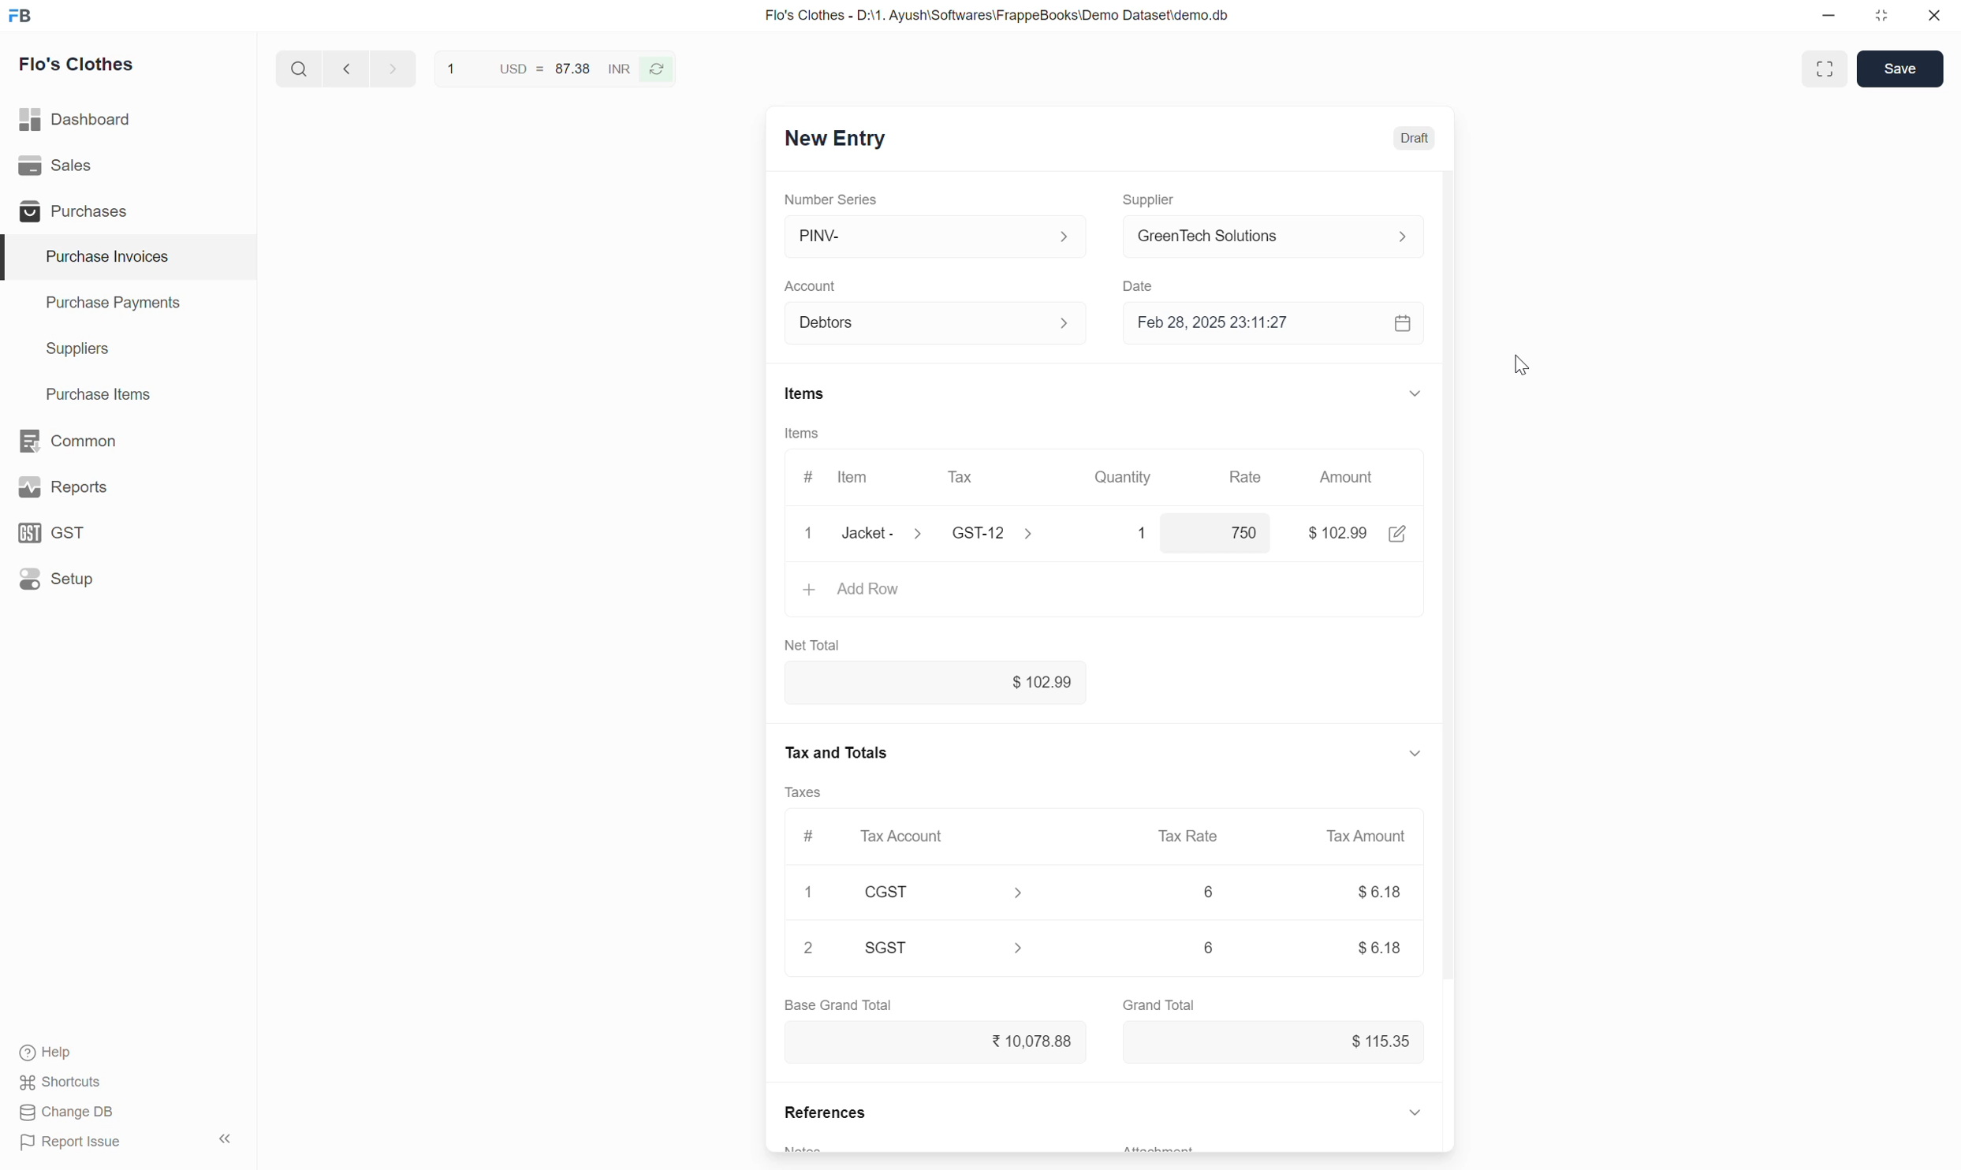 This screenshot has height=1170, width=1961. Describe the element at coordinates (1151, 201) in the screenshot. I see `Supplier` at that location.